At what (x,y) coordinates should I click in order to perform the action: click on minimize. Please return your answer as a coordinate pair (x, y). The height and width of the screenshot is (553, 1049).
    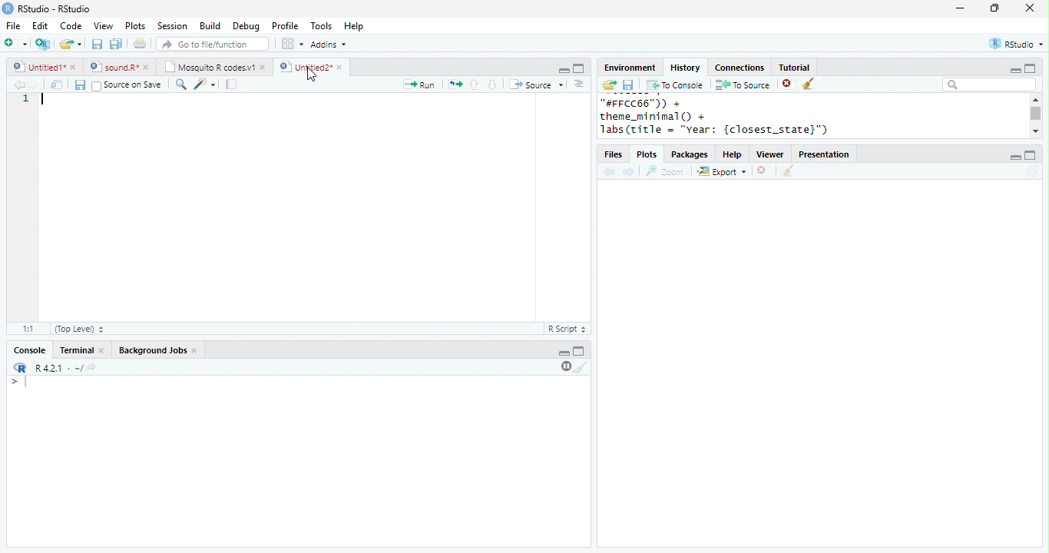
    Looking at the image, I should click on (959, 8).